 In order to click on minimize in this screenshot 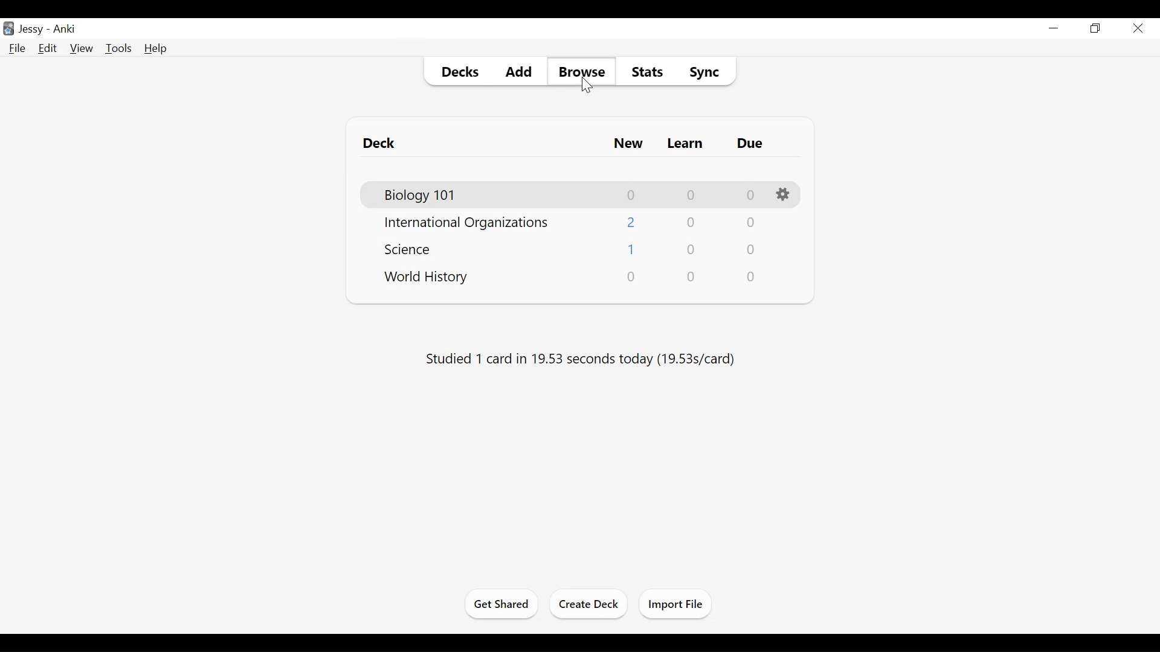, I will do `click(1054, 28)`.